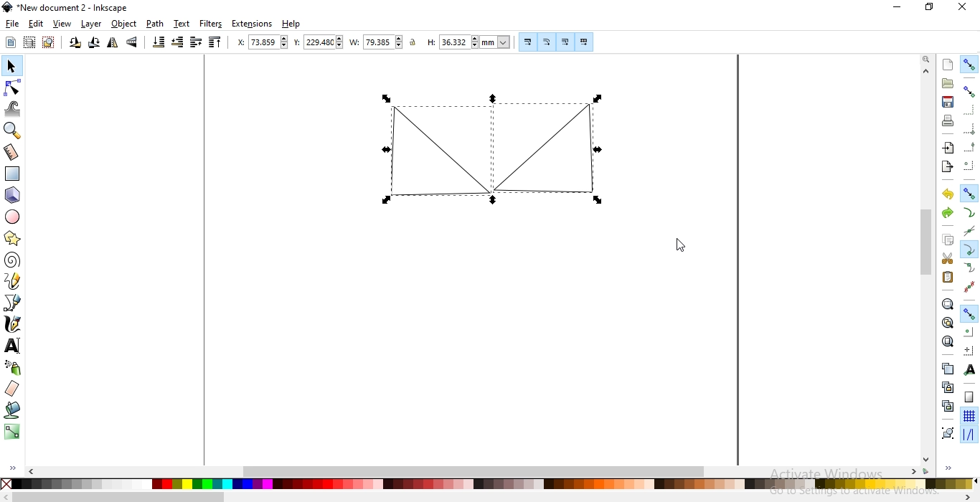 The height and width of the screenshot is (502, 980). I want to click on snap to grids, so click(969, 416).